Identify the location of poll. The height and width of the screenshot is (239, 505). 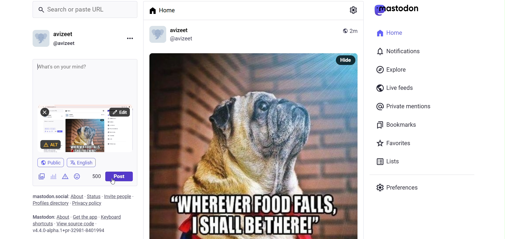
(53, 176).